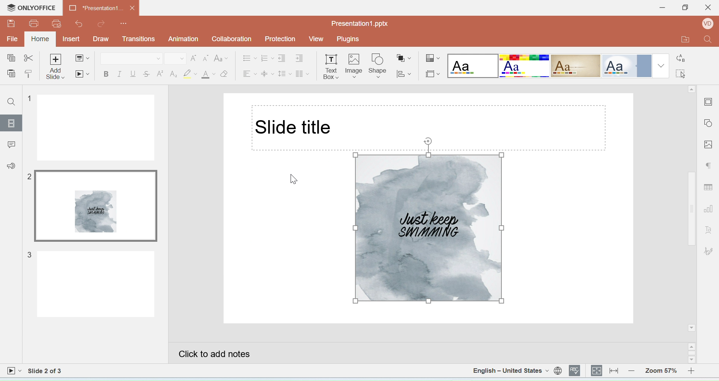 Image resolution: width=719 pixels, height=381 pixels. Describe the element at coordinates (91, 128) in the screenshot. I see `Slide 1` at that location.